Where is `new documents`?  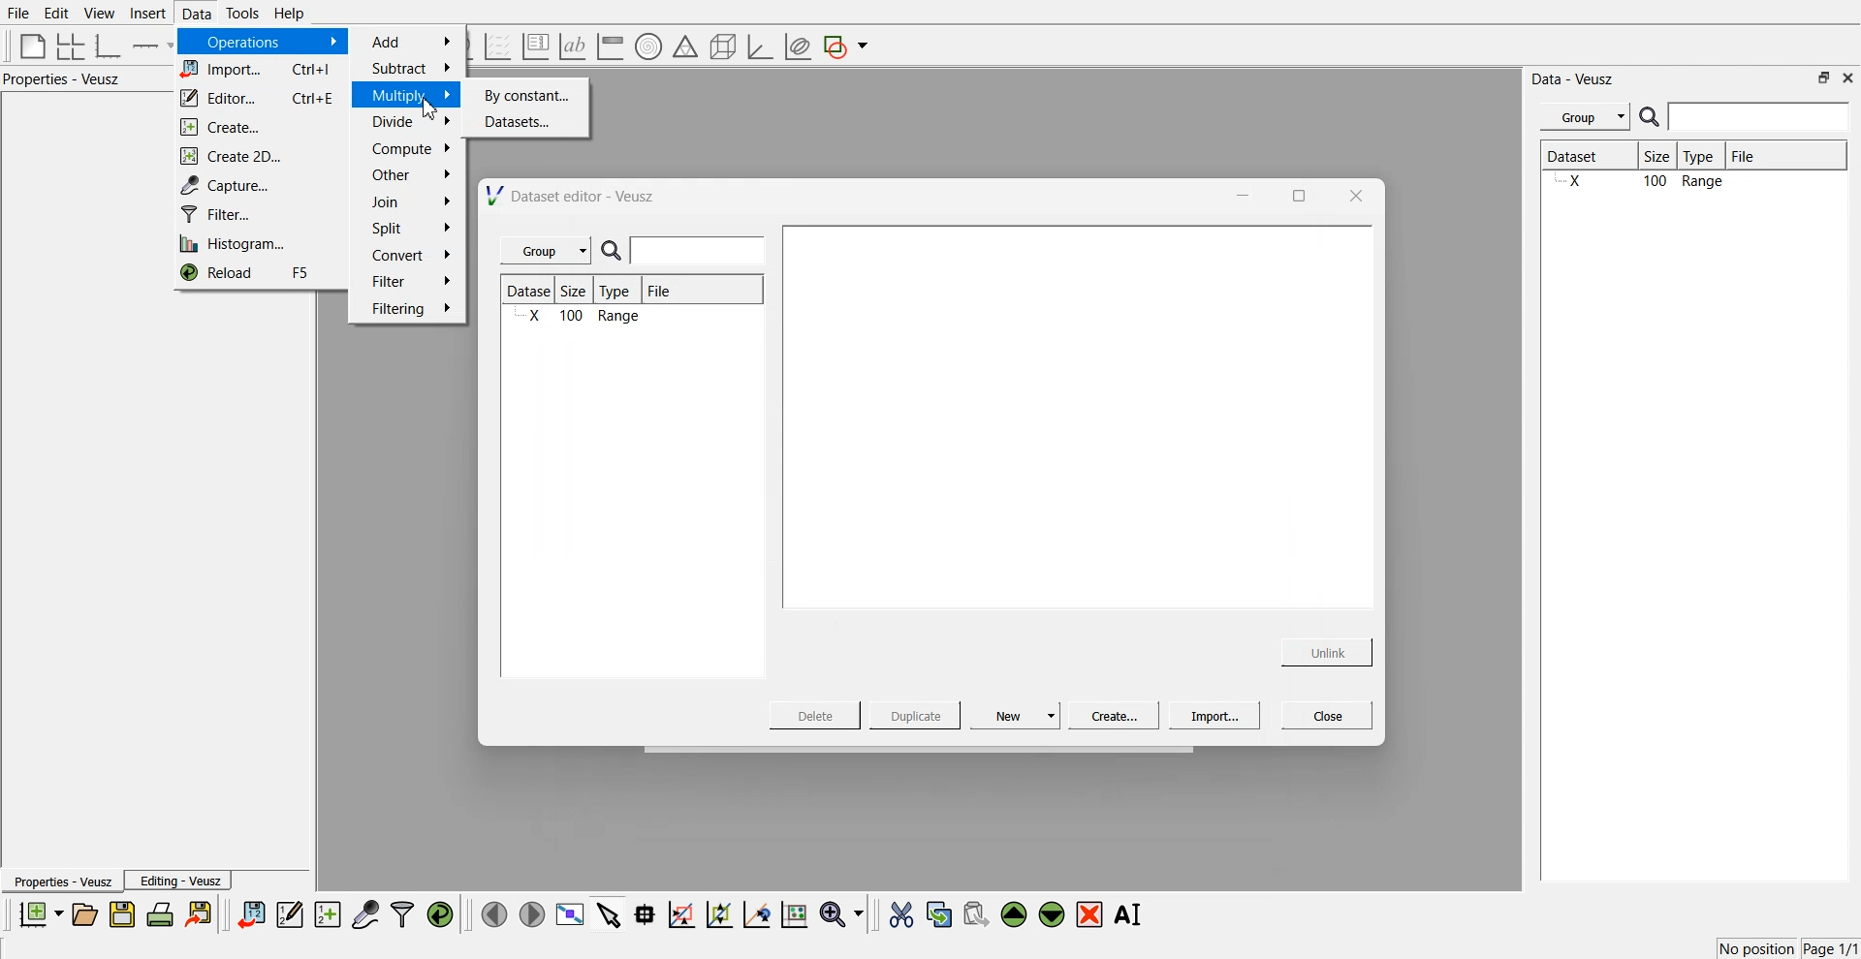
new documents is located at coordinates (39, 913).